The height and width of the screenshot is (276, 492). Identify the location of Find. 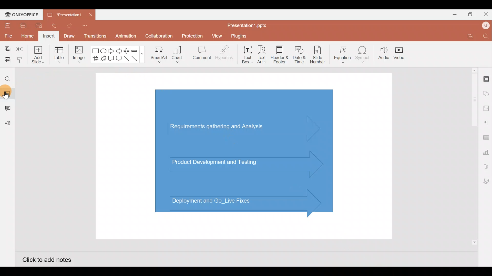
(485, 37).